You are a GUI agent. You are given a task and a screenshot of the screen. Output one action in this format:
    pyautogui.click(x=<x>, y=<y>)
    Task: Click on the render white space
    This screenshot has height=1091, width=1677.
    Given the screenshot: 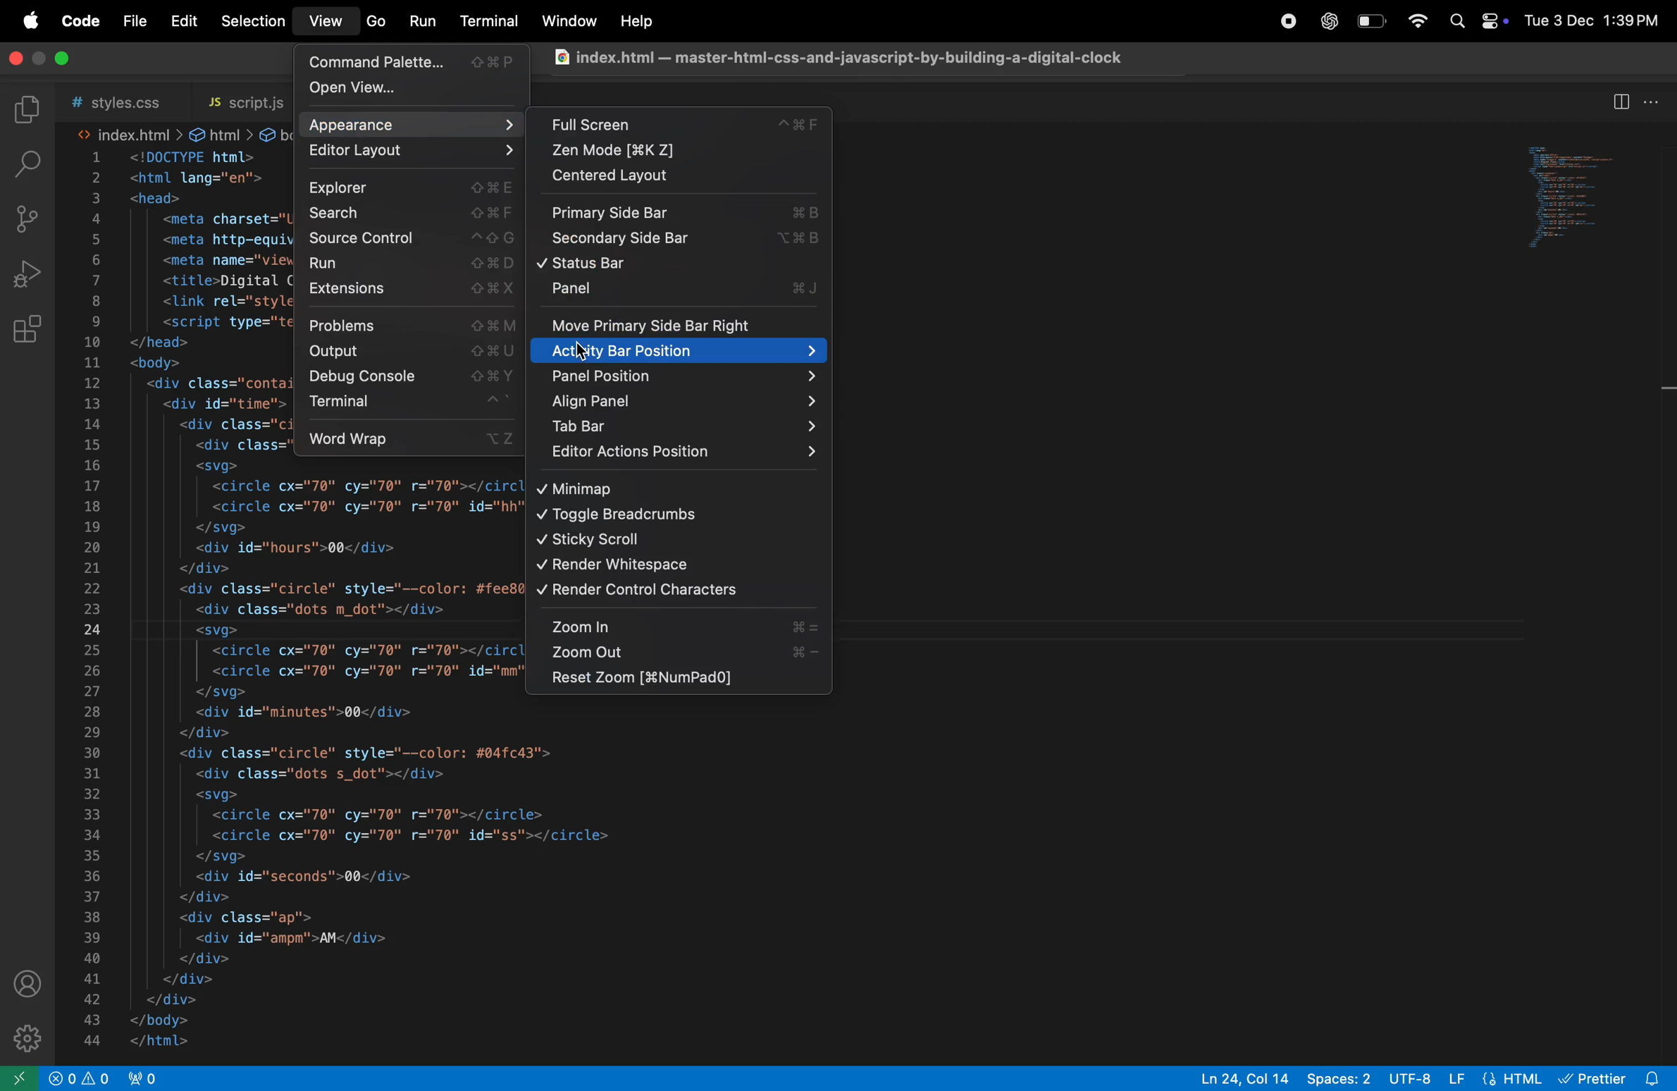 What is the action you would take?
    pyautogui.click(x=672, y=566)
    